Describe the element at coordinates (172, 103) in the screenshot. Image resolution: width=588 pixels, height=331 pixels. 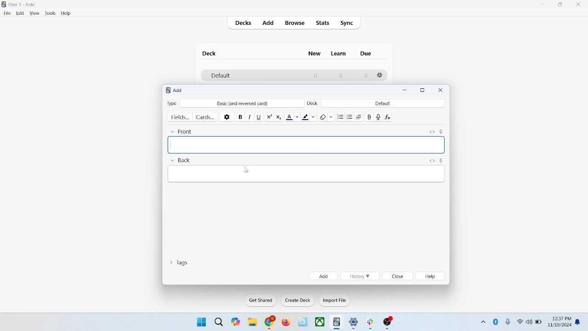
I see `type` at that location.